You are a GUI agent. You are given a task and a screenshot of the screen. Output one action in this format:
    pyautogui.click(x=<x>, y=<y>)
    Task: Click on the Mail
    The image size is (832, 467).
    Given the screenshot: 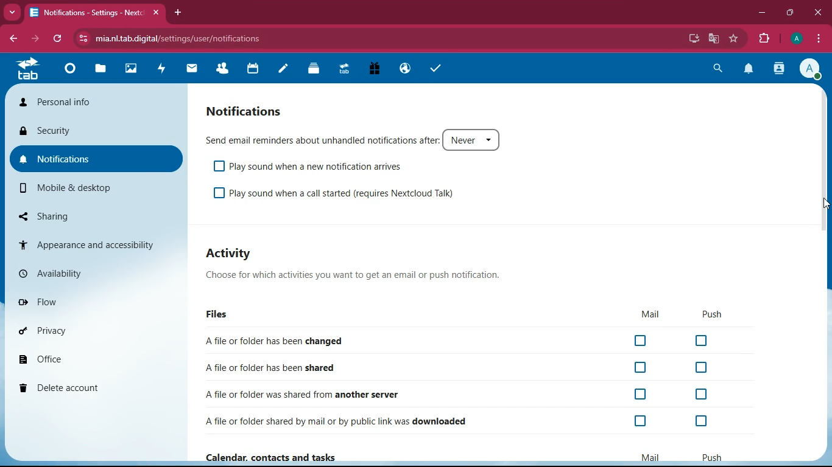 What is the action you would take?
    pyautogui.click(x=652, y=458)
    